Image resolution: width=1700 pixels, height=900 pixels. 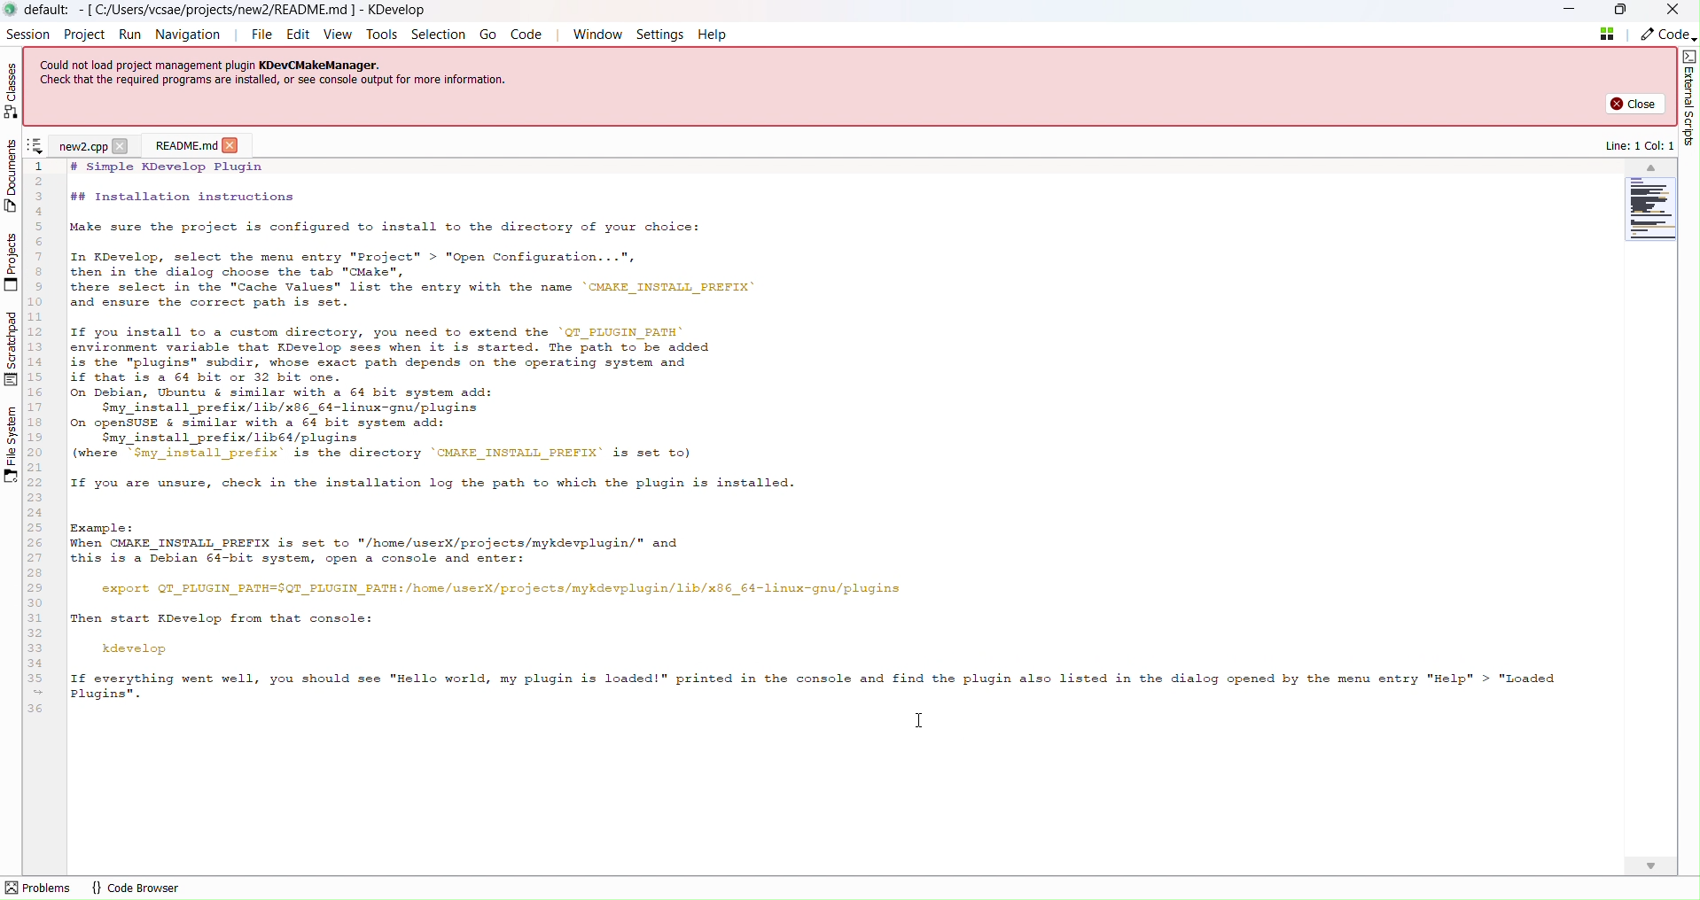 I want to click on cursor, so click(x=917, y=720).